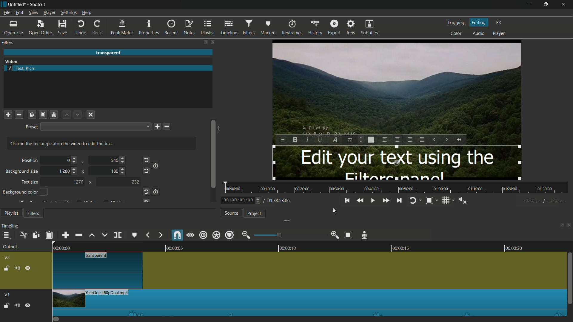 This screenshot has width=573, height=322. I want to click on hide, so click(28, 267).